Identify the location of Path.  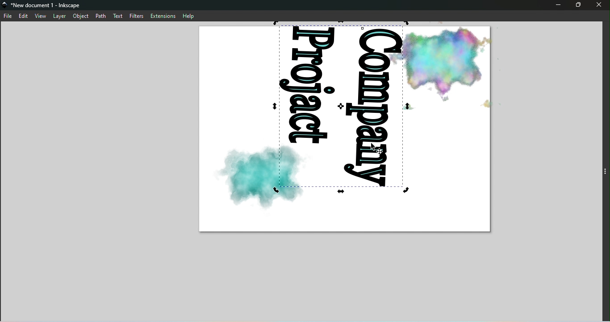
(101, 16).